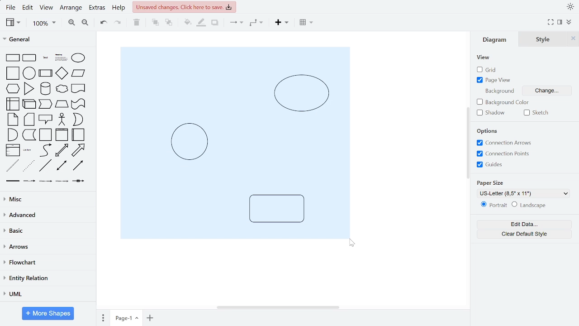 The width and height of the screenshot is (579, 326). What do you see at coordinates (524, 233) in the screenshot?
I see `clear default style` at bounding box center [524, 233].